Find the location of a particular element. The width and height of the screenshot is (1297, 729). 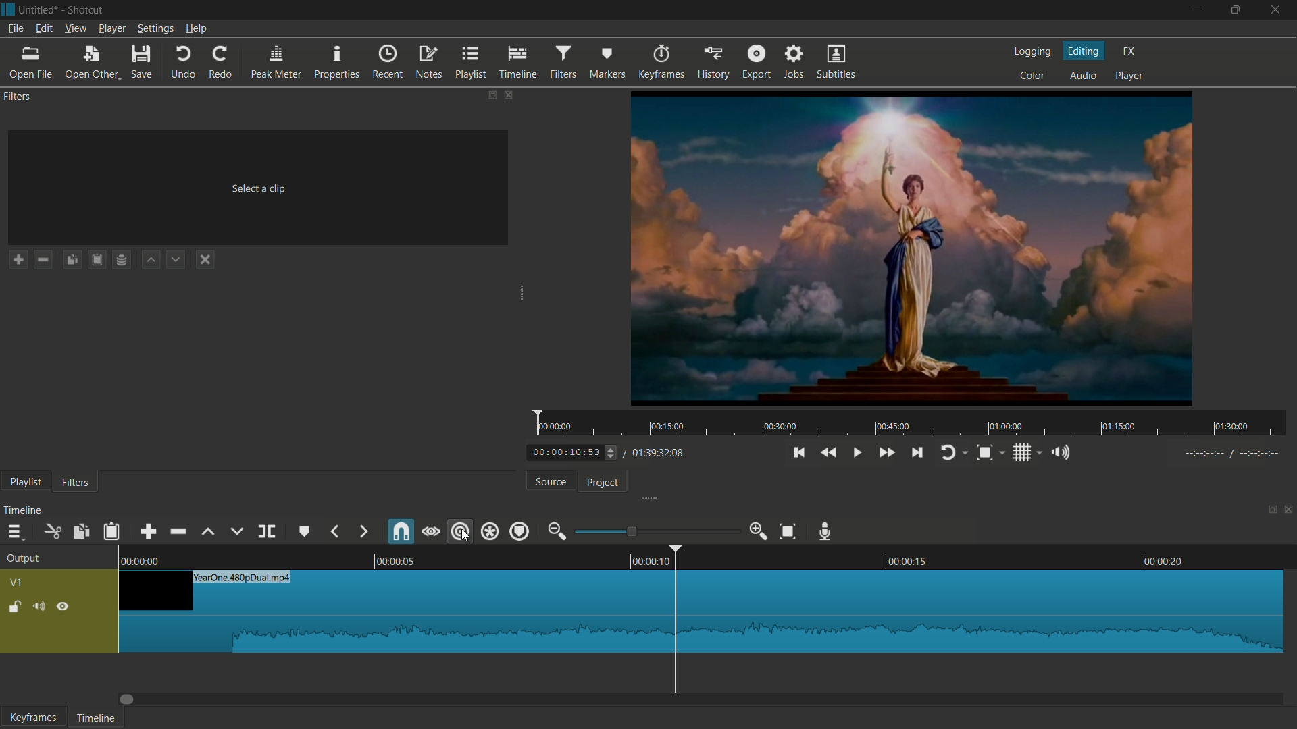

undo is located at coordinates (184, 62).